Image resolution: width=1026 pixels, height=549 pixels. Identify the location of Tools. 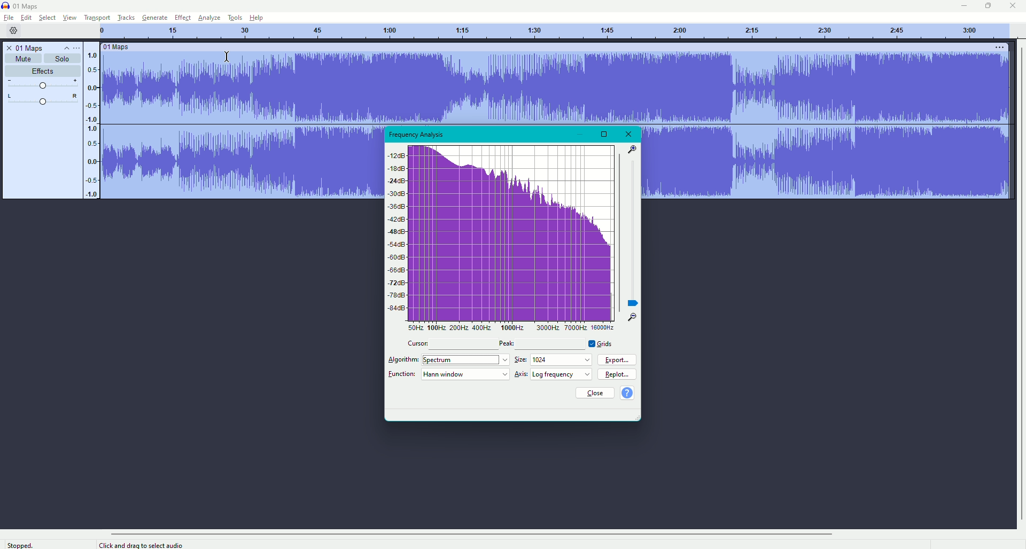
(234, 18).